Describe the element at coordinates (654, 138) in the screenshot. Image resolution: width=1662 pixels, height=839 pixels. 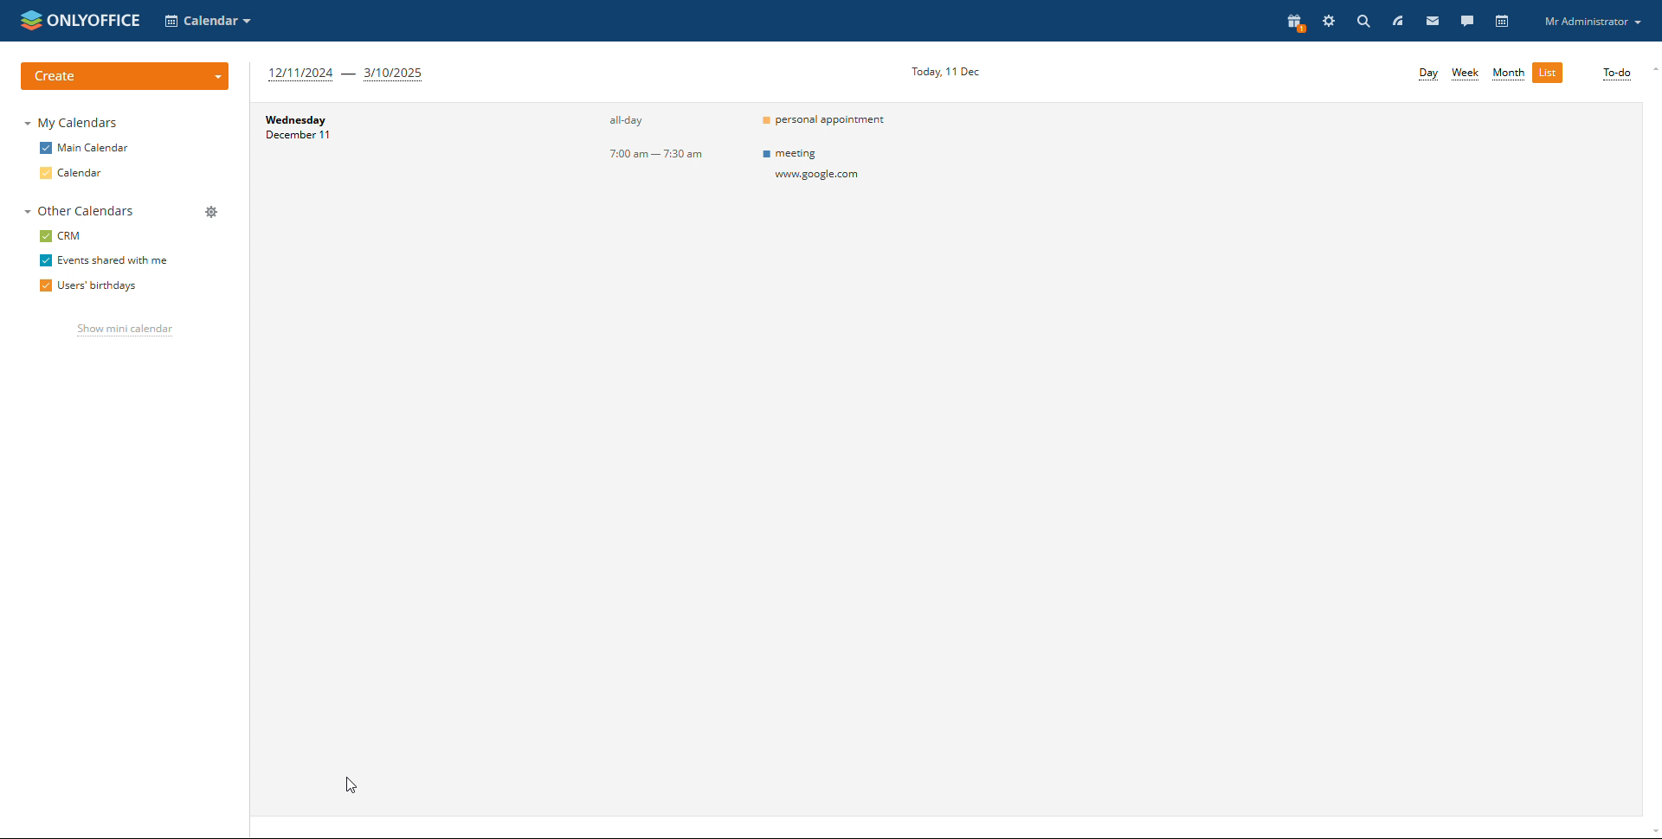
I see `event timings` at that location.